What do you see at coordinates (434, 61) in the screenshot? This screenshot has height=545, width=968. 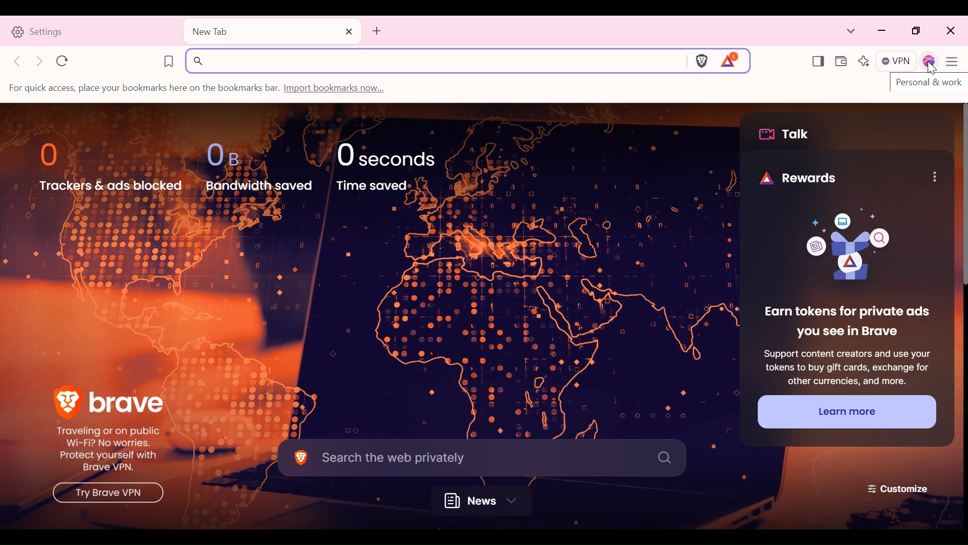 I see `Address bar` at bounding box center [434, 61].